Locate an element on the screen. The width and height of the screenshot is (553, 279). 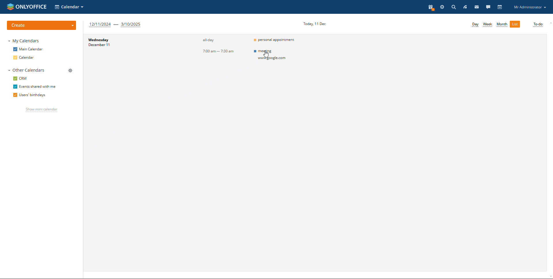
personal is located at coordinates (276, 40).